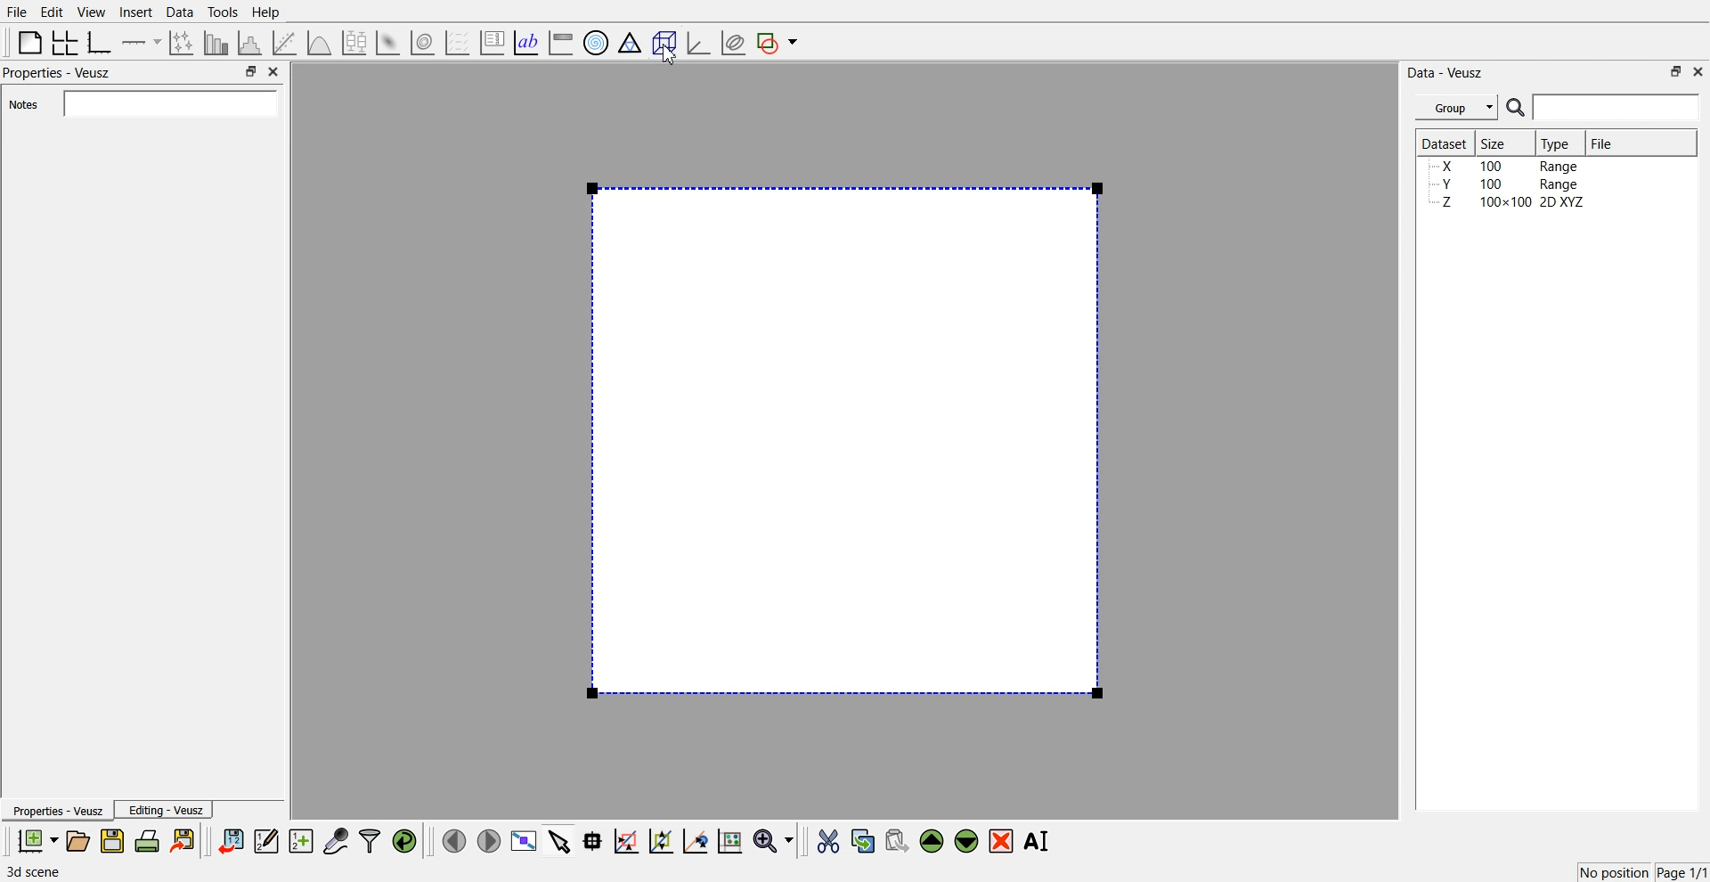 The width and height of the screenshot is (1710, 882). I want to click on Zoom out of the graph axes, so click(661, 840).